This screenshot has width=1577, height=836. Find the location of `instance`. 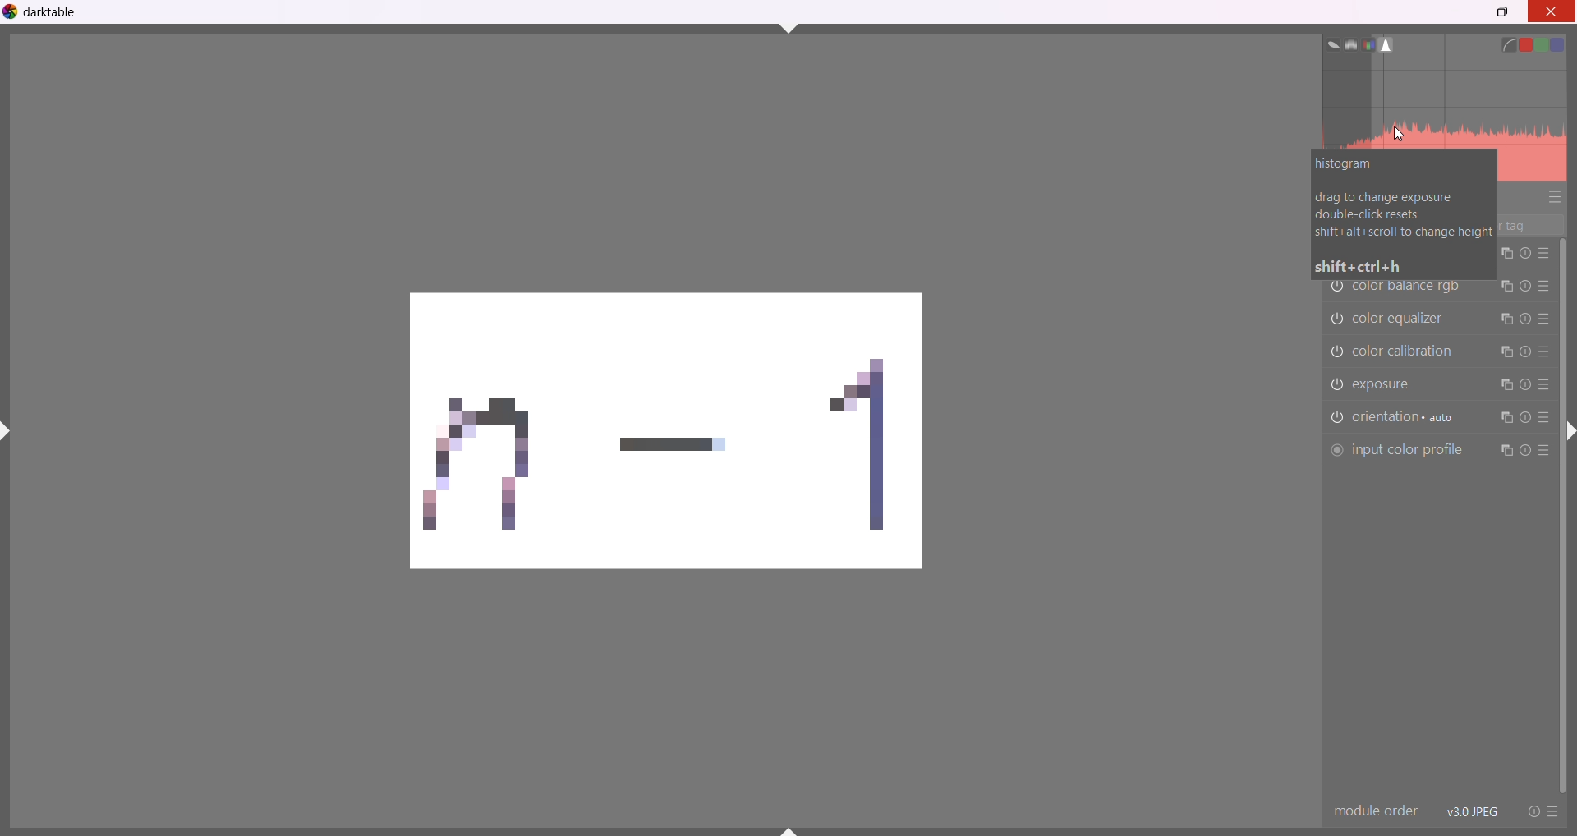

instance is located at coordinates (1502, 420).